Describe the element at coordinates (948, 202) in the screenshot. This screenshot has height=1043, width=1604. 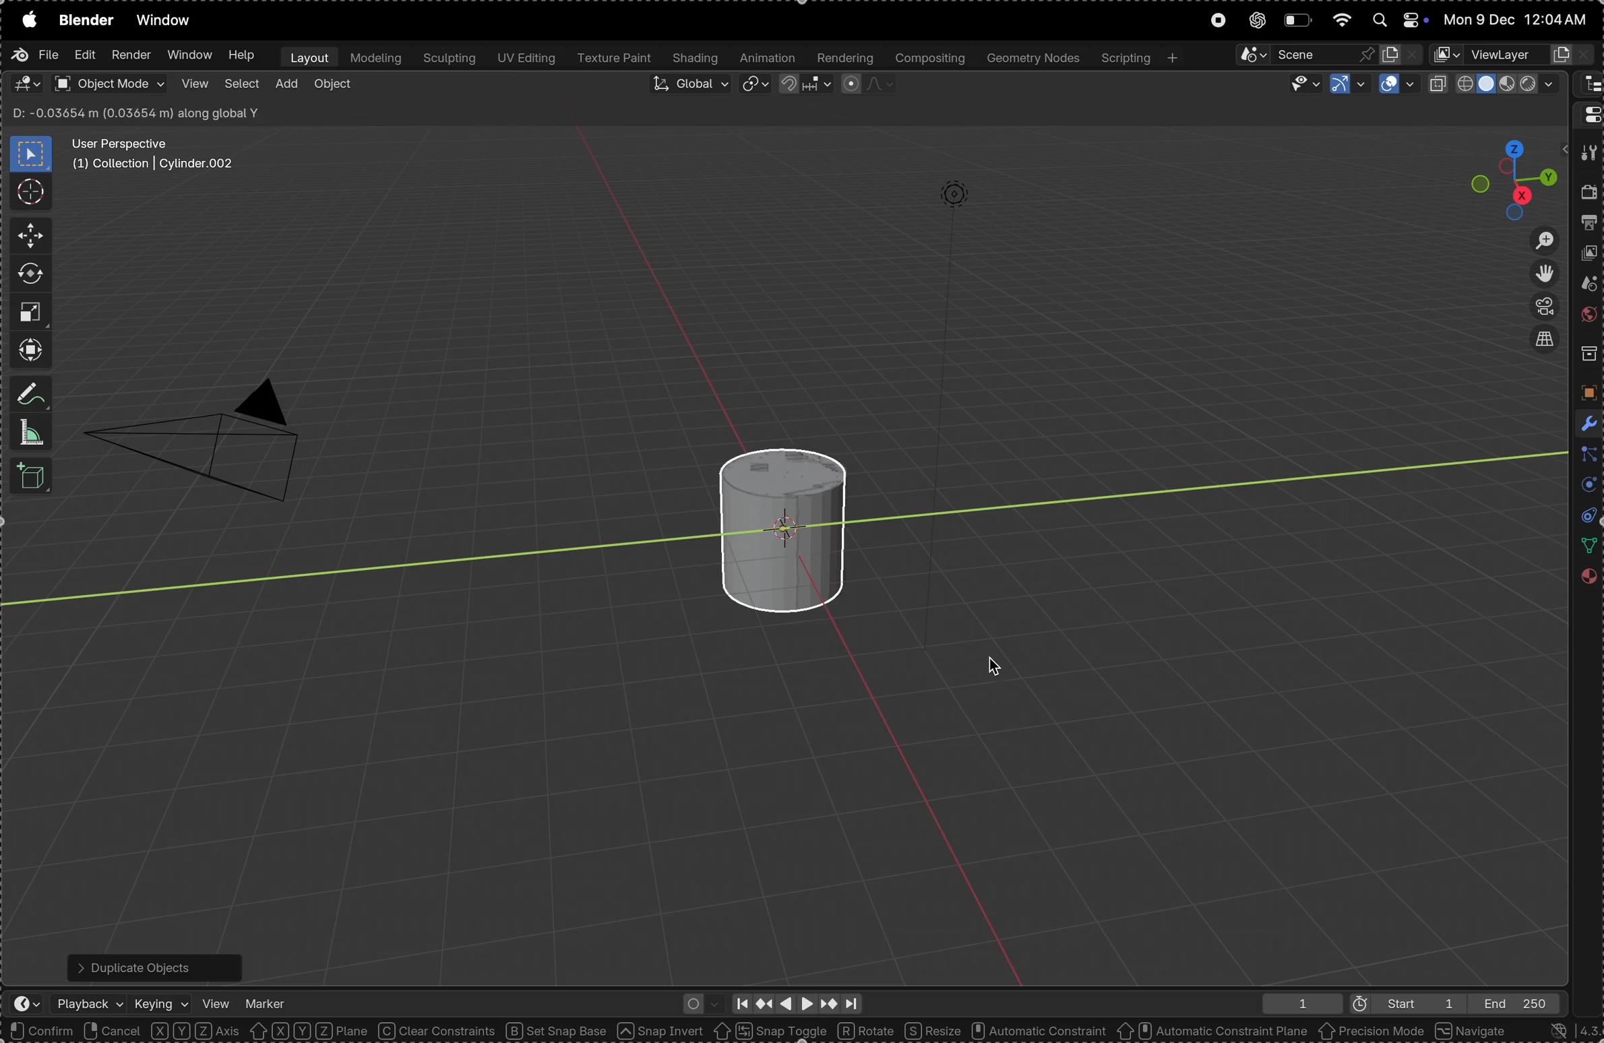
I see `lights` at that location.